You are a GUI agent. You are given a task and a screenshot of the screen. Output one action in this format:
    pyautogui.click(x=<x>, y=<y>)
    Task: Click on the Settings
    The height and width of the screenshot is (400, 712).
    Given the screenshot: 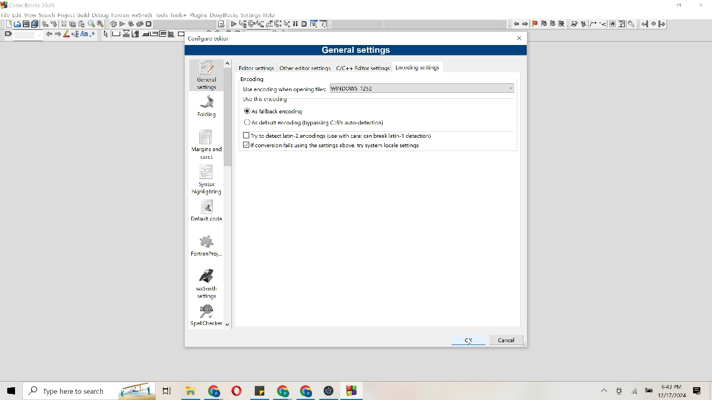 What is the action you would take?
    pyautogui.click(x=112, y=24)
    